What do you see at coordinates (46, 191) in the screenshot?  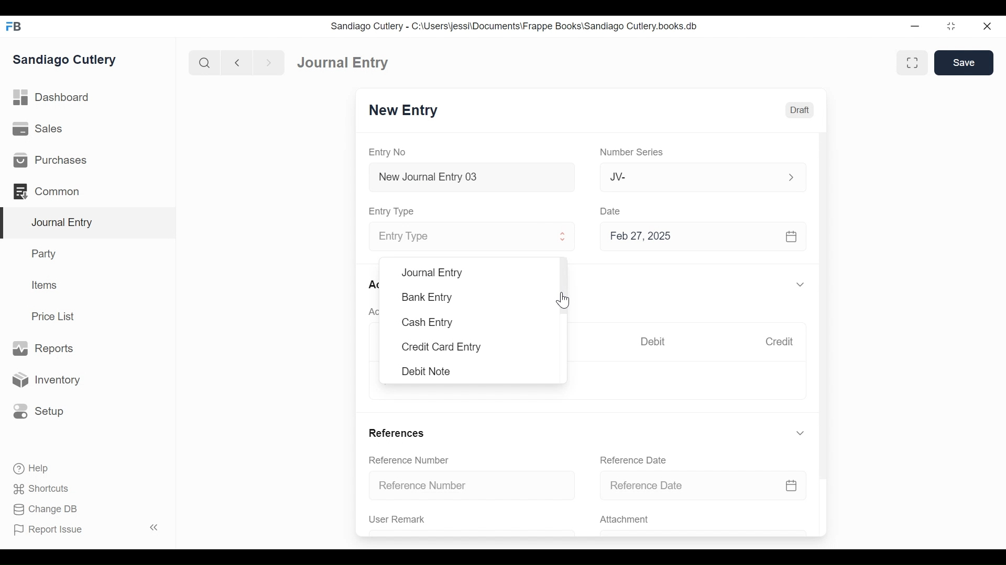 I see `Commons` at bounding box center [46, 191].